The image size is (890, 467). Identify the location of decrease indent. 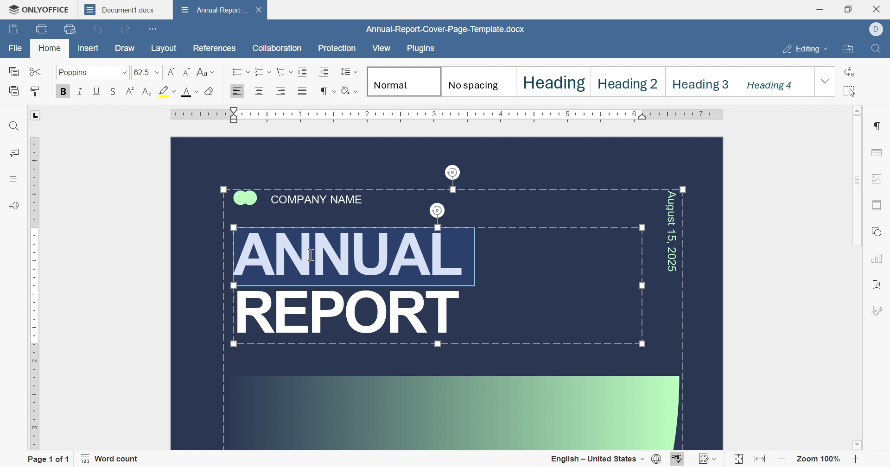
(302, 71).